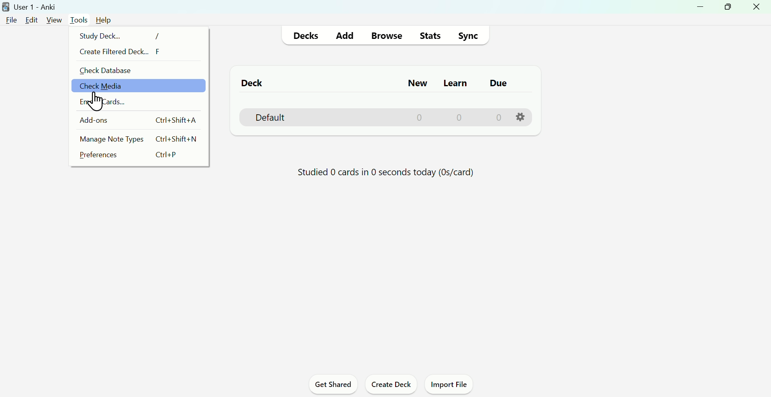 This screenshot has height=397, width=771. Describe the element at coordinates (104, 70) in the screenshot. I see `check database` at that location.